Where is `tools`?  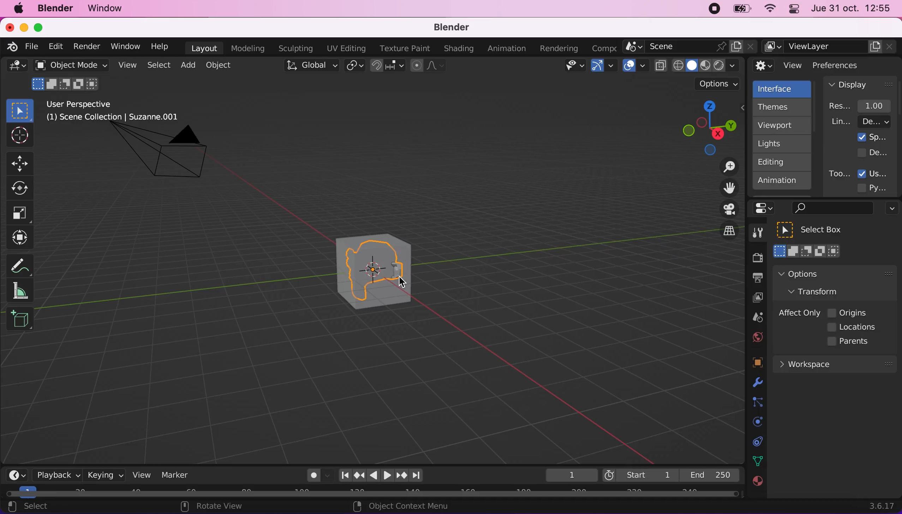 tools is located at coordinates (754, 234).